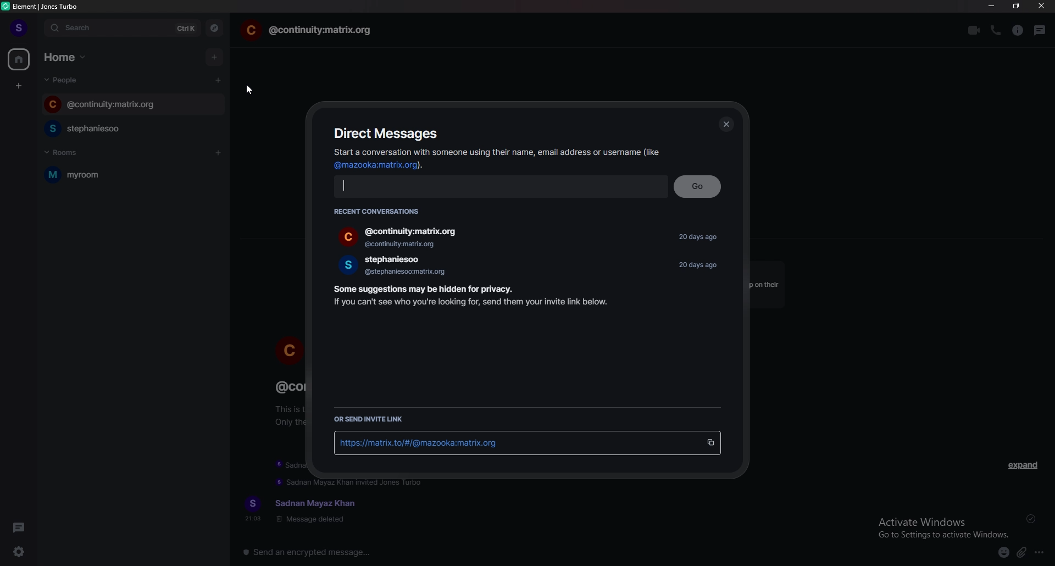 The height and width of the screenshot is (566, 1055). I want to click on attachment, so click(1021, 553).